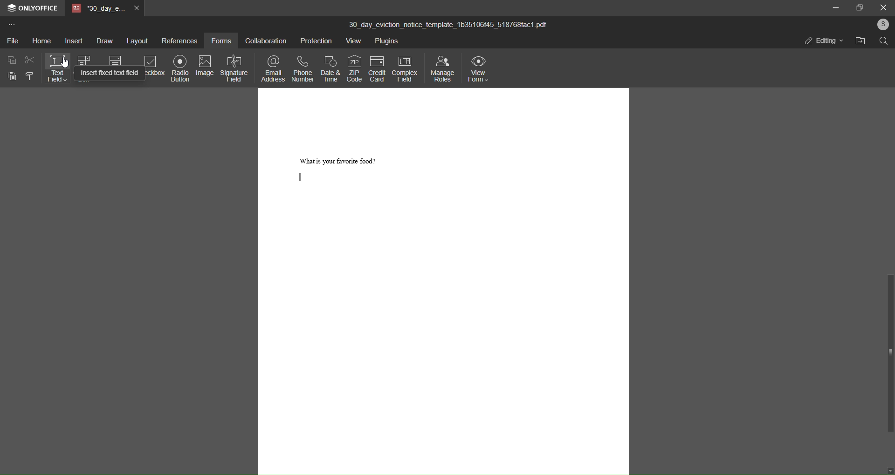 Image resolution: width=895 pixels, height=475 pixels. What do you see at coordinates (263, 42) in the screenshot?
I see `collaboration` at bounding box center [263, 42].